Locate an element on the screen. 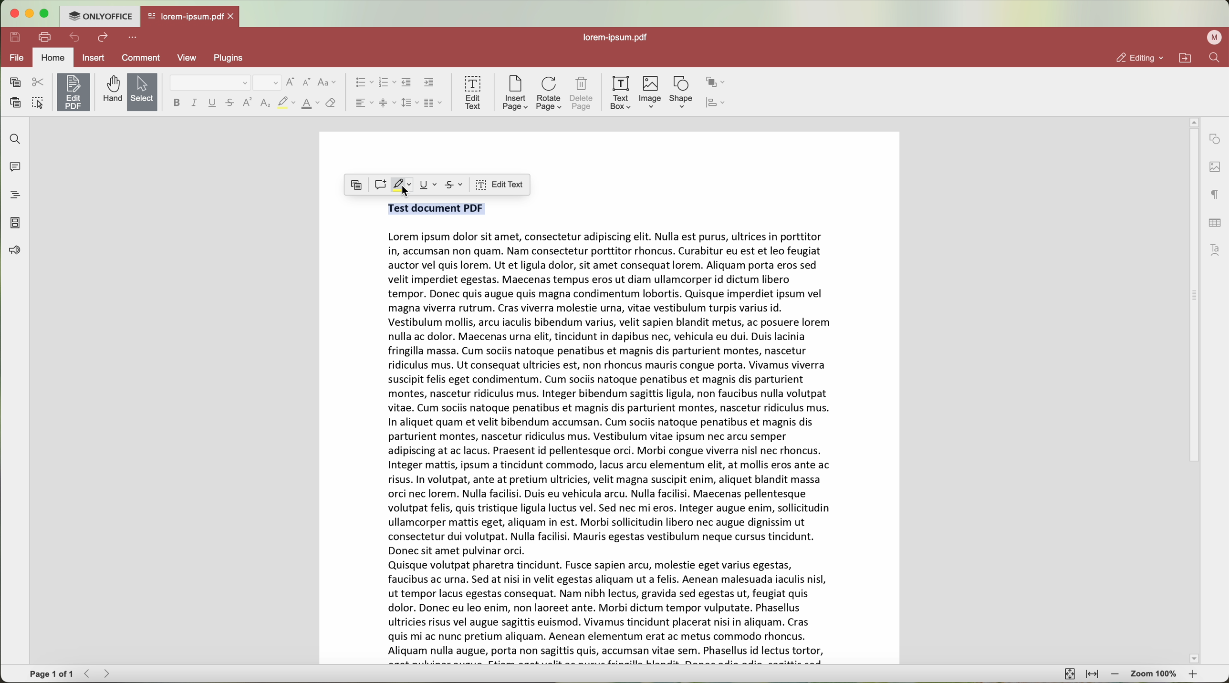  view is located at coordinates (192, 58).